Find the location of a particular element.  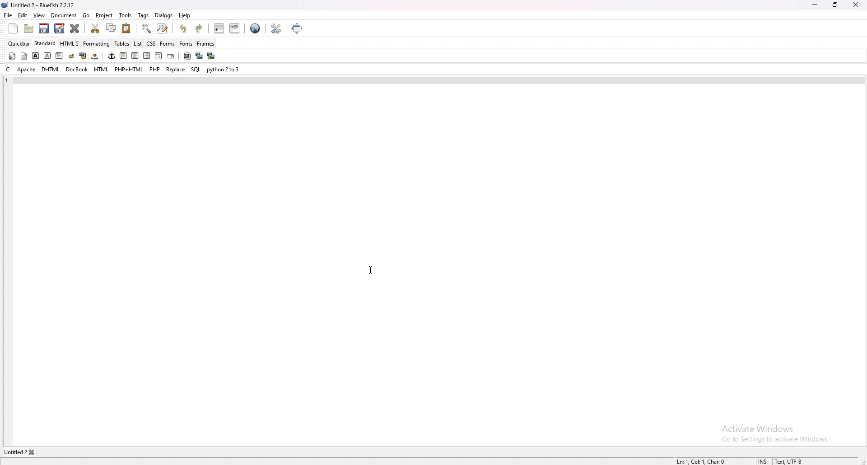

forms is located at coordinates (168, 44).